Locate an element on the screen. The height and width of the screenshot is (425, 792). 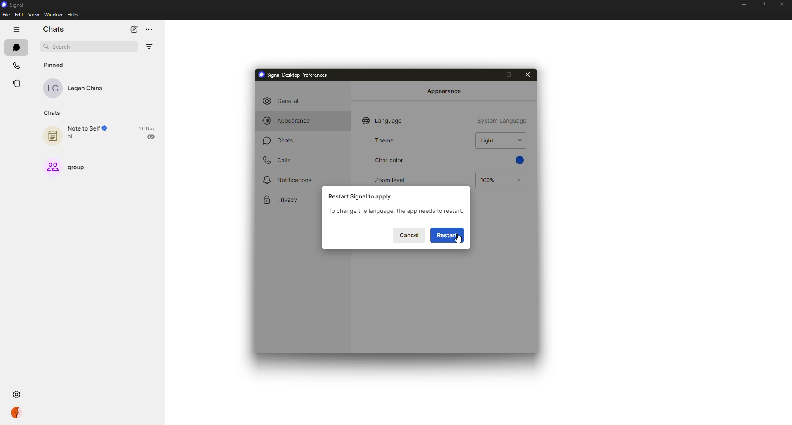
chats is located at coordinates (280, 140).